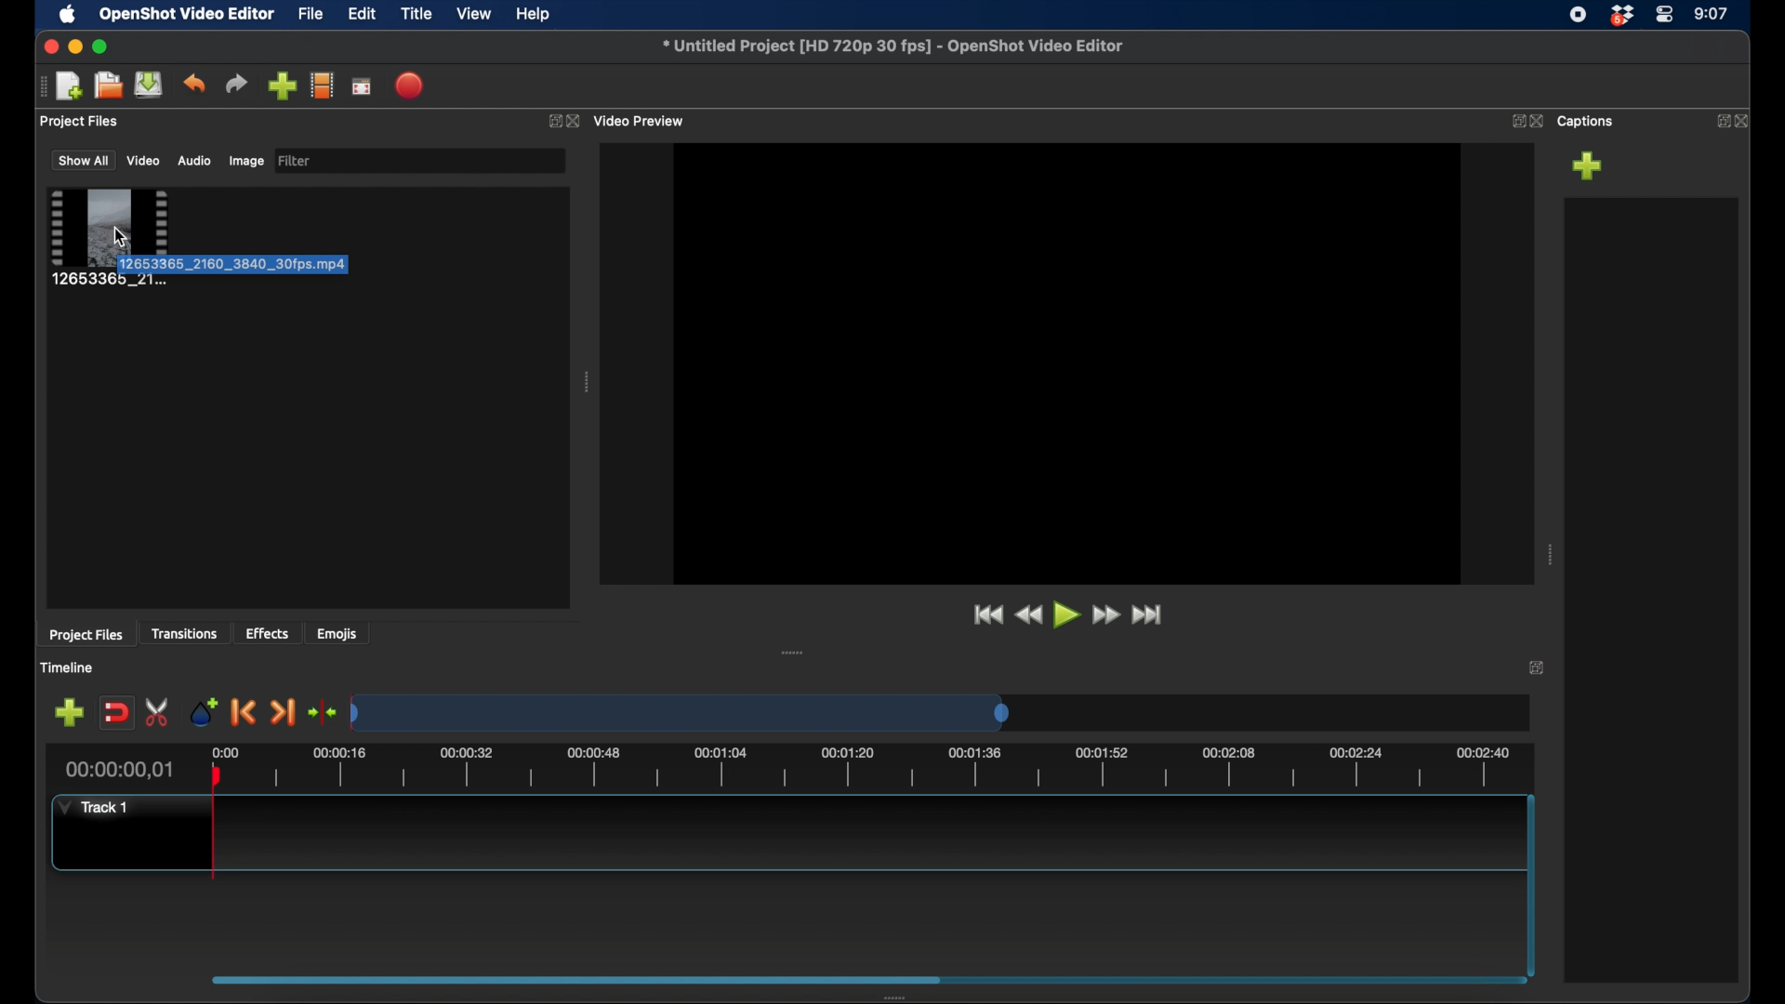  I want to click on timeline, so click(70, 667).